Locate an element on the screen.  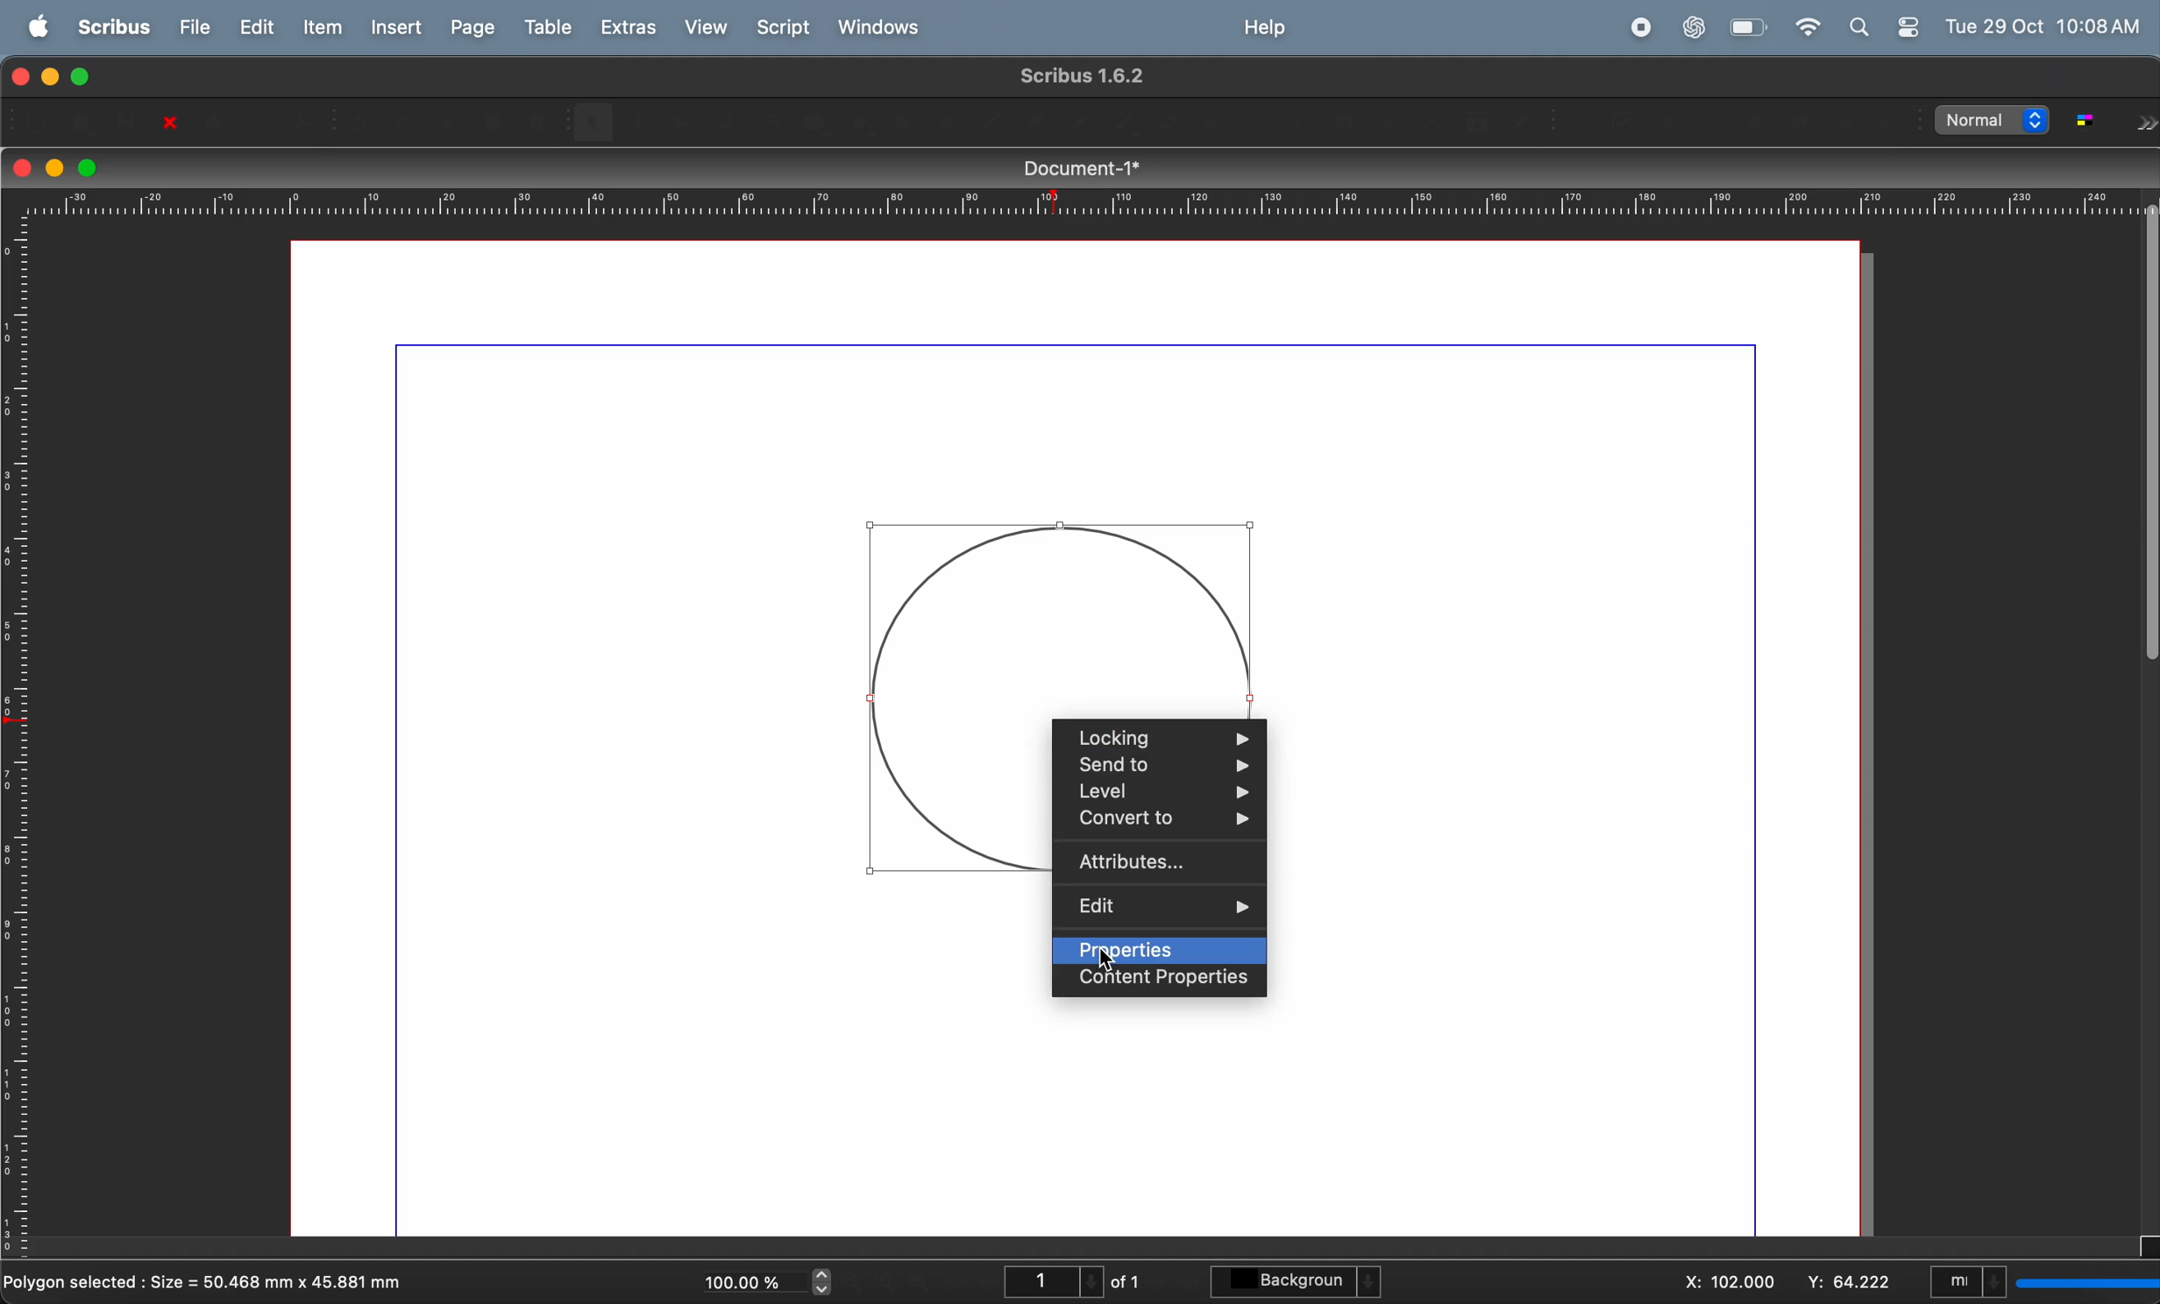
scribble version is located at coordinates (1079, 75).